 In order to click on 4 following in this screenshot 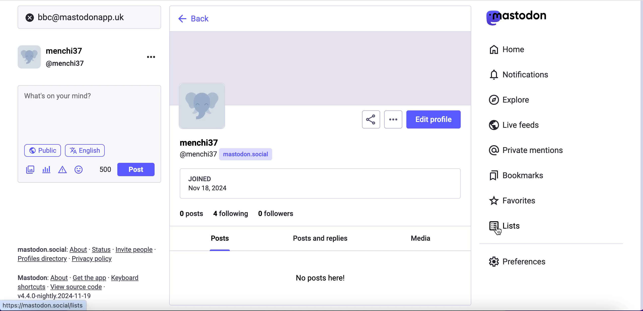, I will do `click(231, 214)`.